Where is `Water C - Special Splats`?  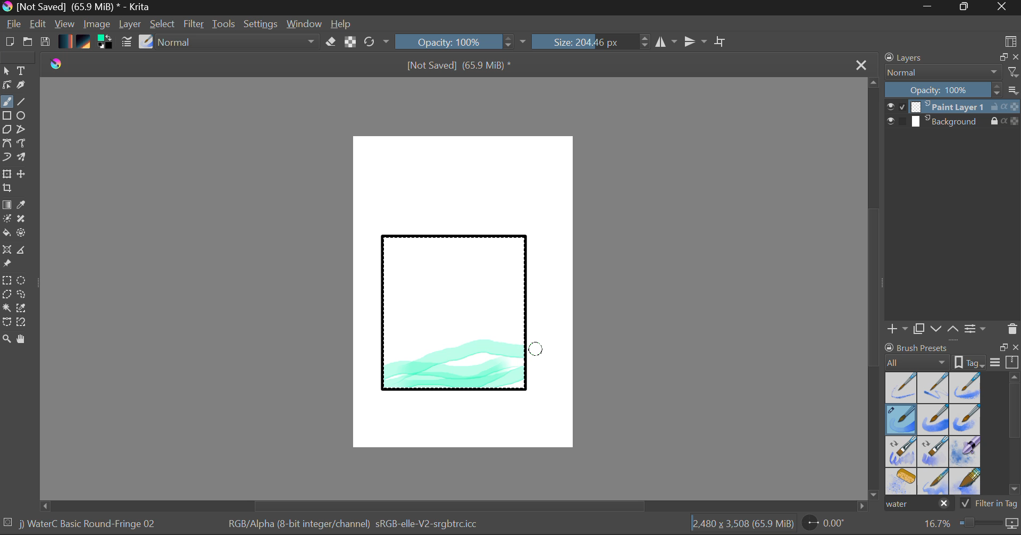 Water C - Special Splats is located at coordinates (902, 481).